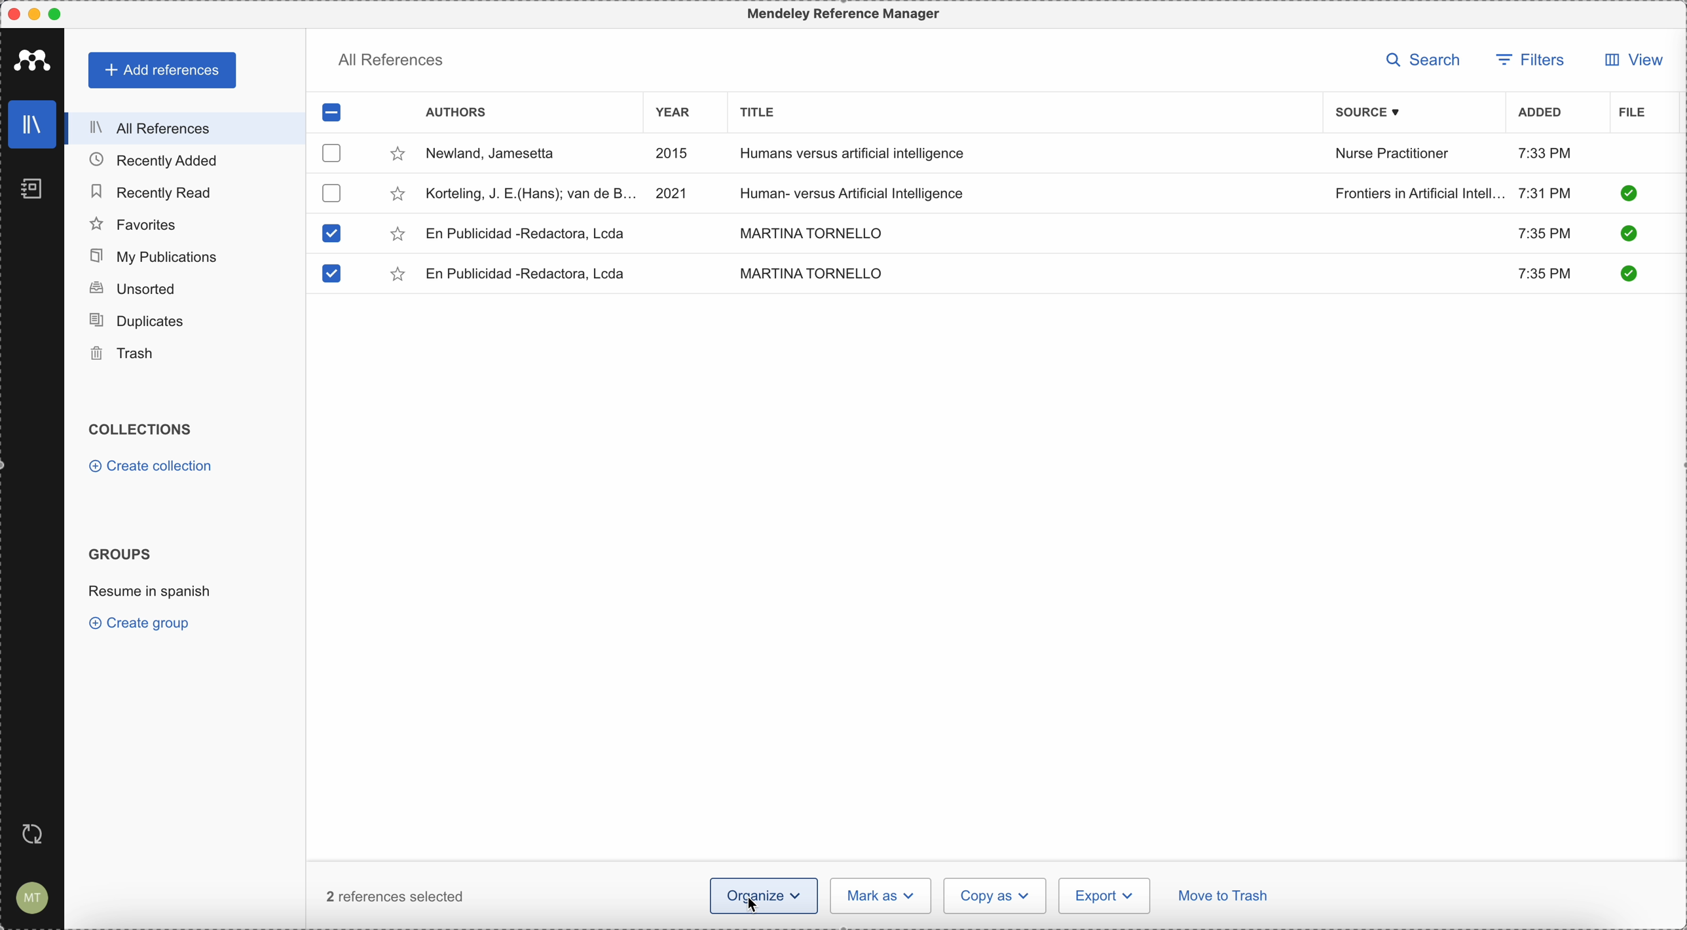  I want to click on MARTINA TORNELLO, so click(807, 231).